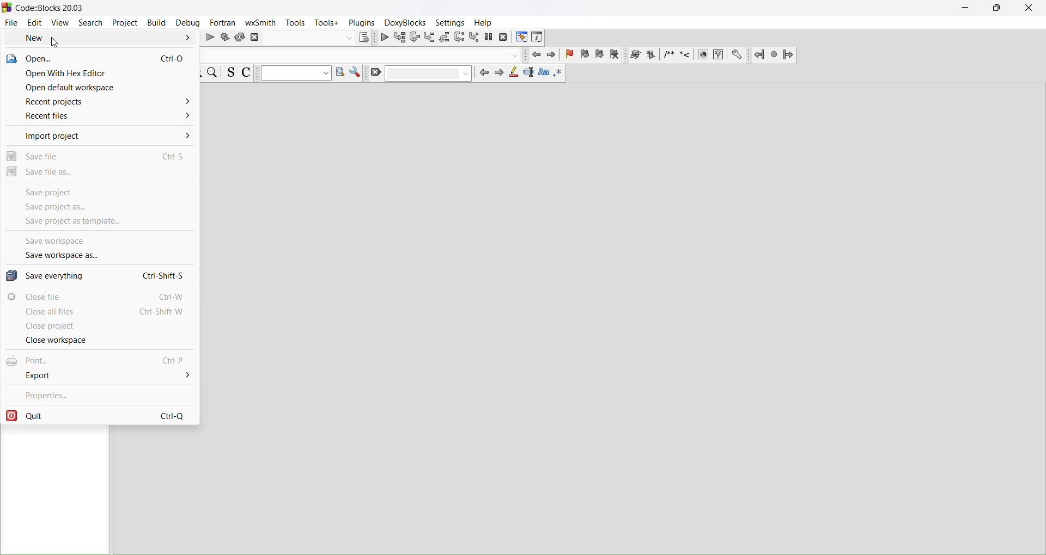 Image resolution: width=1046 pixels, height=555 pixels. Describe the element at coordinates (99, 57) in the screenshot. I see `open` at that location.